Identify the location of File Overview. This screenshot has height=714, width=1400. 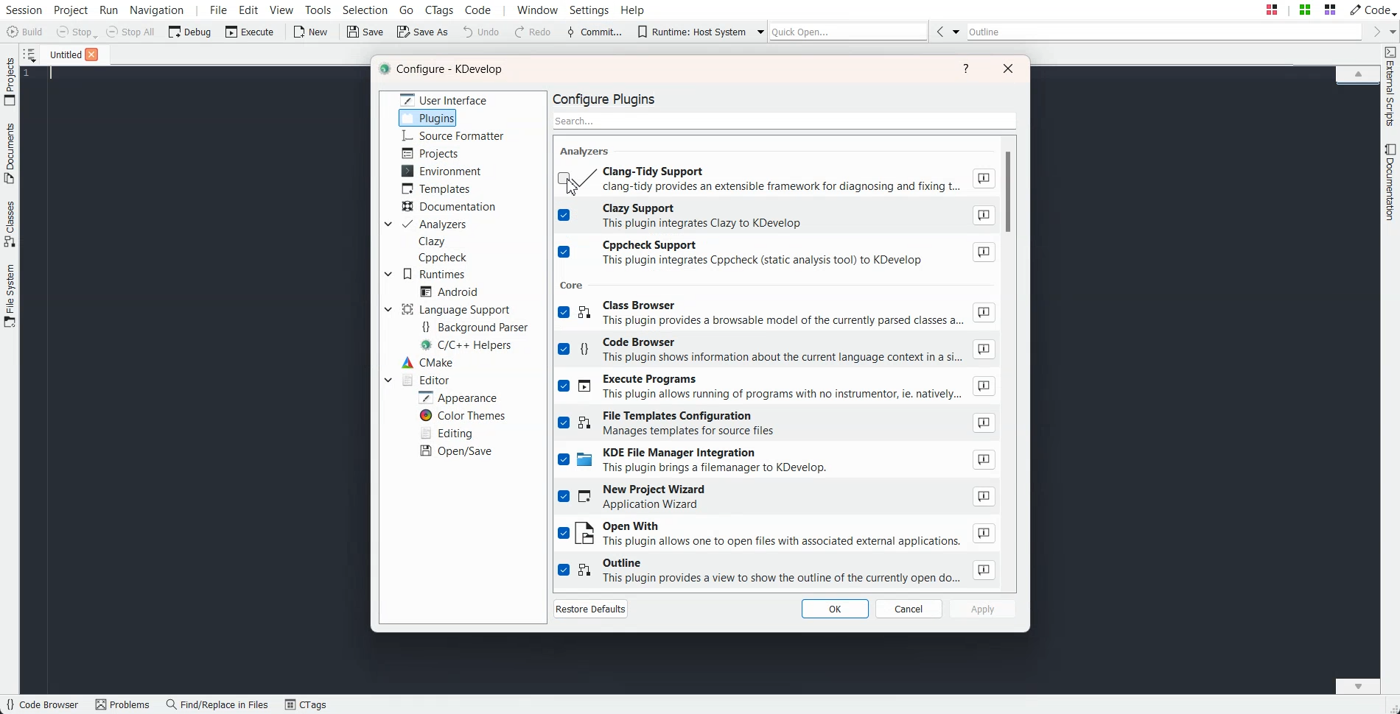
(1357, 86).